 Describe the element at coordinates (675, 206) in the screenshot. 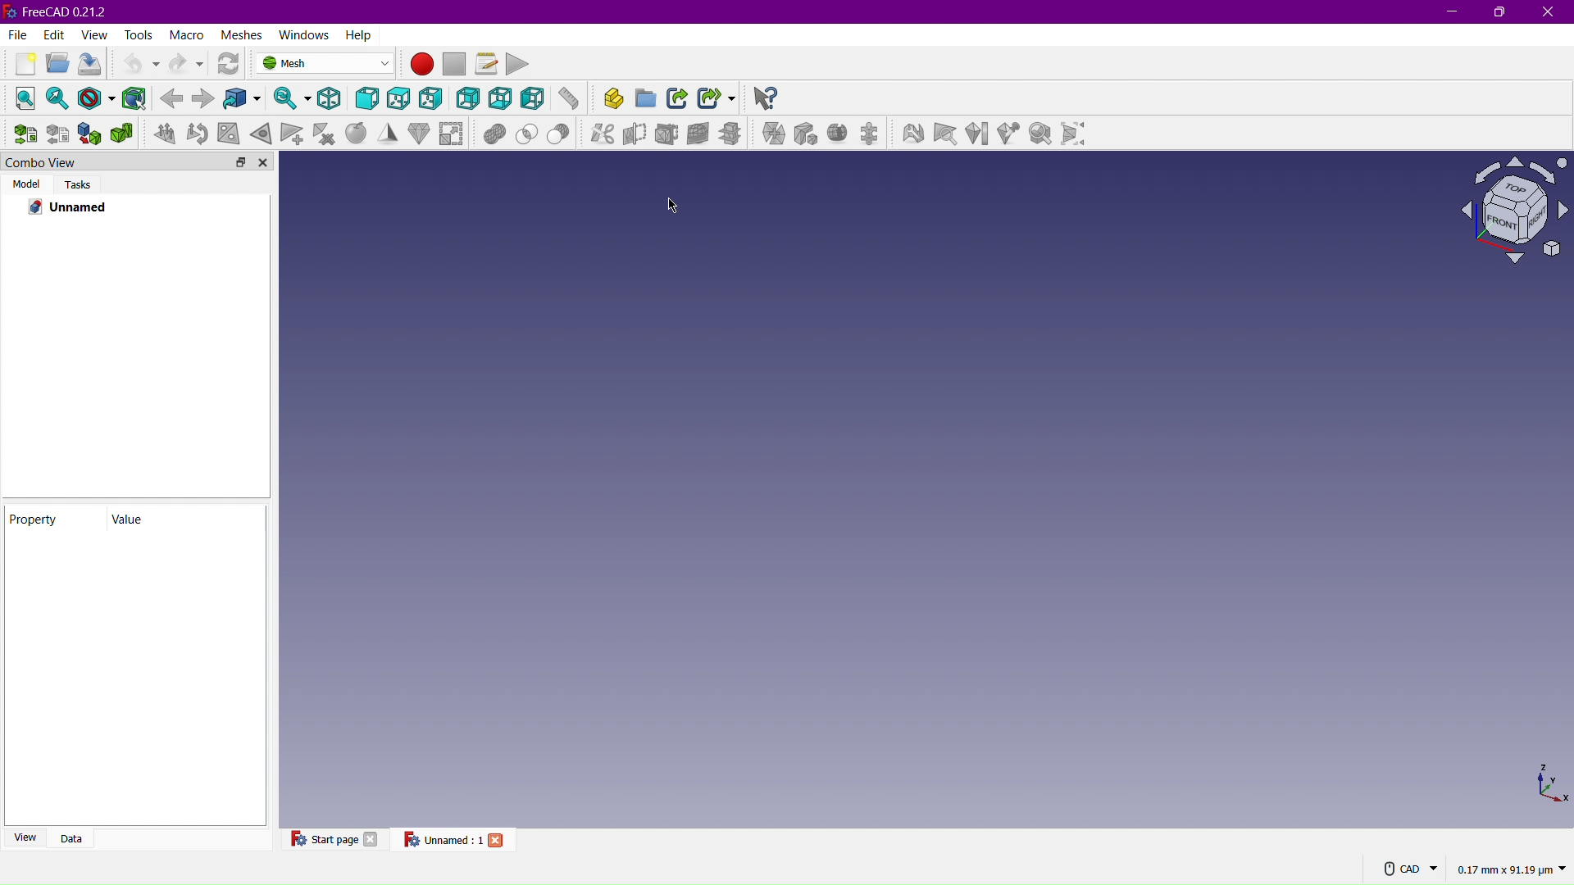

I see `Cursor` at that location.